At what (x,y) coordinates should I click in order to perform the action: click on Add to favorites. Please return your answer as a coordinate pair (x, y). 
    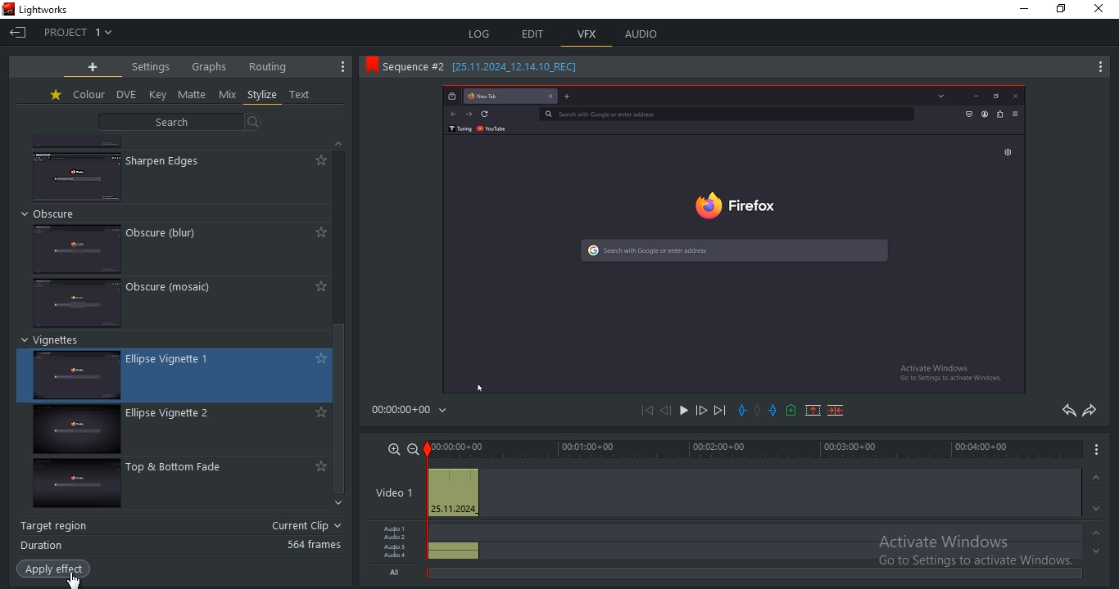
    Looking at the image, I should click on (318, 233).